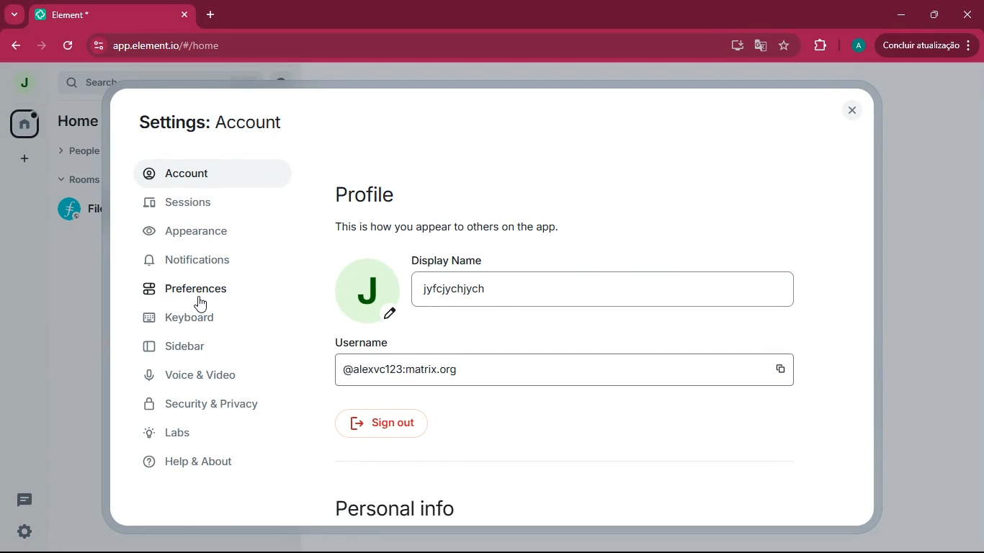 This screenshot has height=553, width=984. What do you see at coordinates (183, 346) in the screenshot?
I see `Sidebar` at bounding box center [183, 346].